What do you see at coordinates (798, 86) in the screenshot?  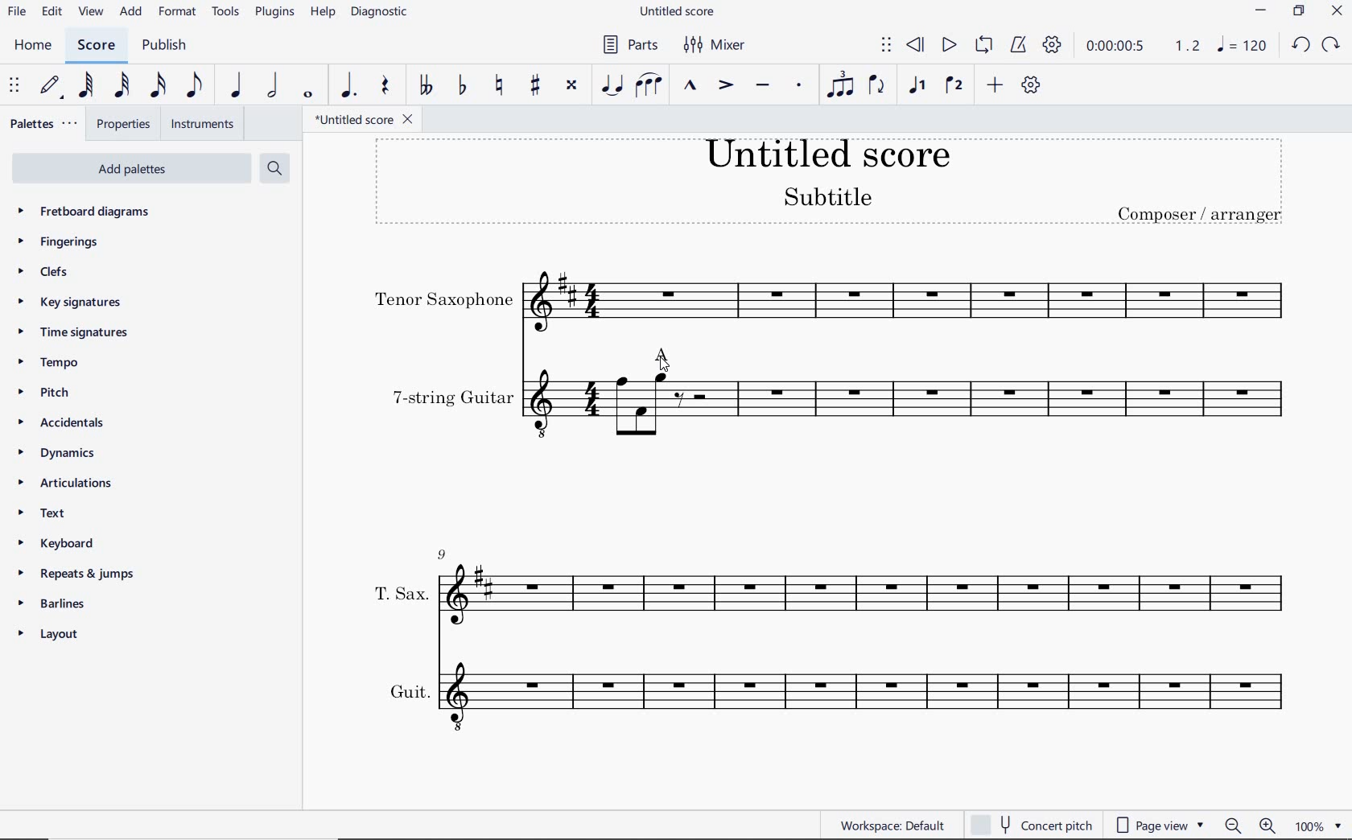 I see `STACCATO` at bounding box center [798, 86].